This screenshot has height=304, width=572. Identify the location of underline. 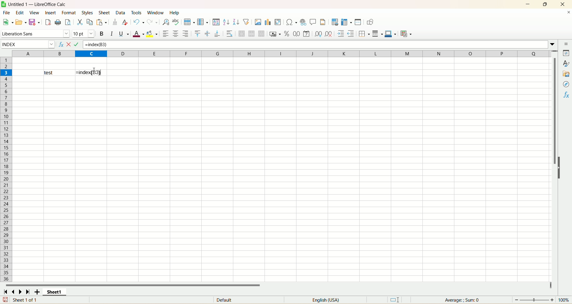
(124, 34).